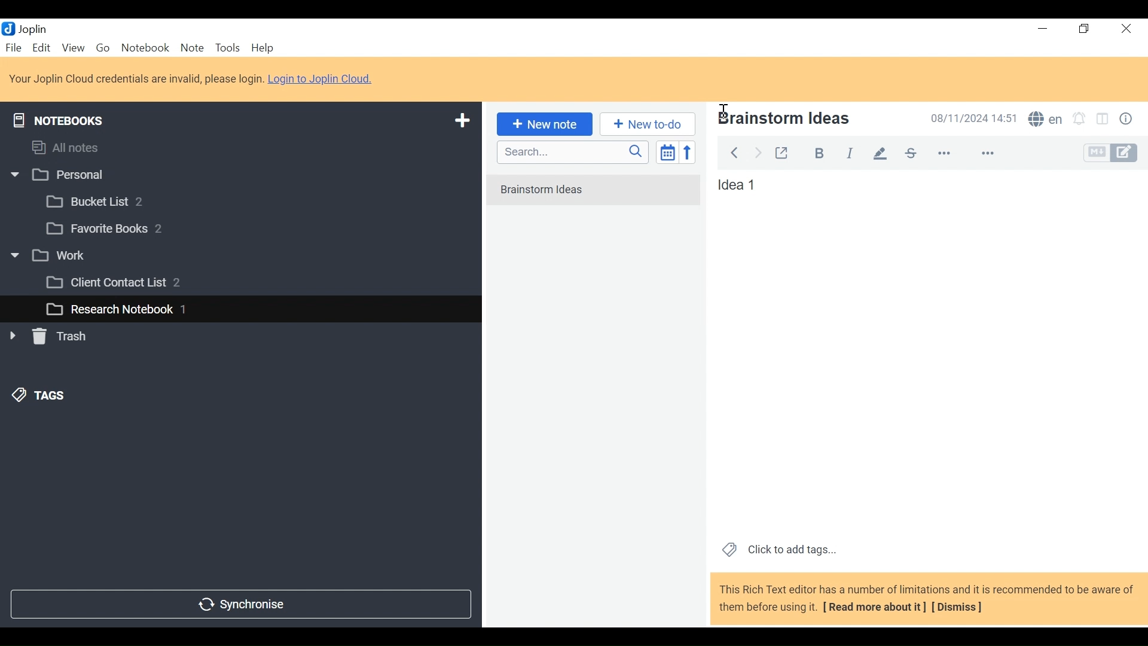  Describe the element at coordinates (993, 154) in the screenshot. I see `feature options` at that location.